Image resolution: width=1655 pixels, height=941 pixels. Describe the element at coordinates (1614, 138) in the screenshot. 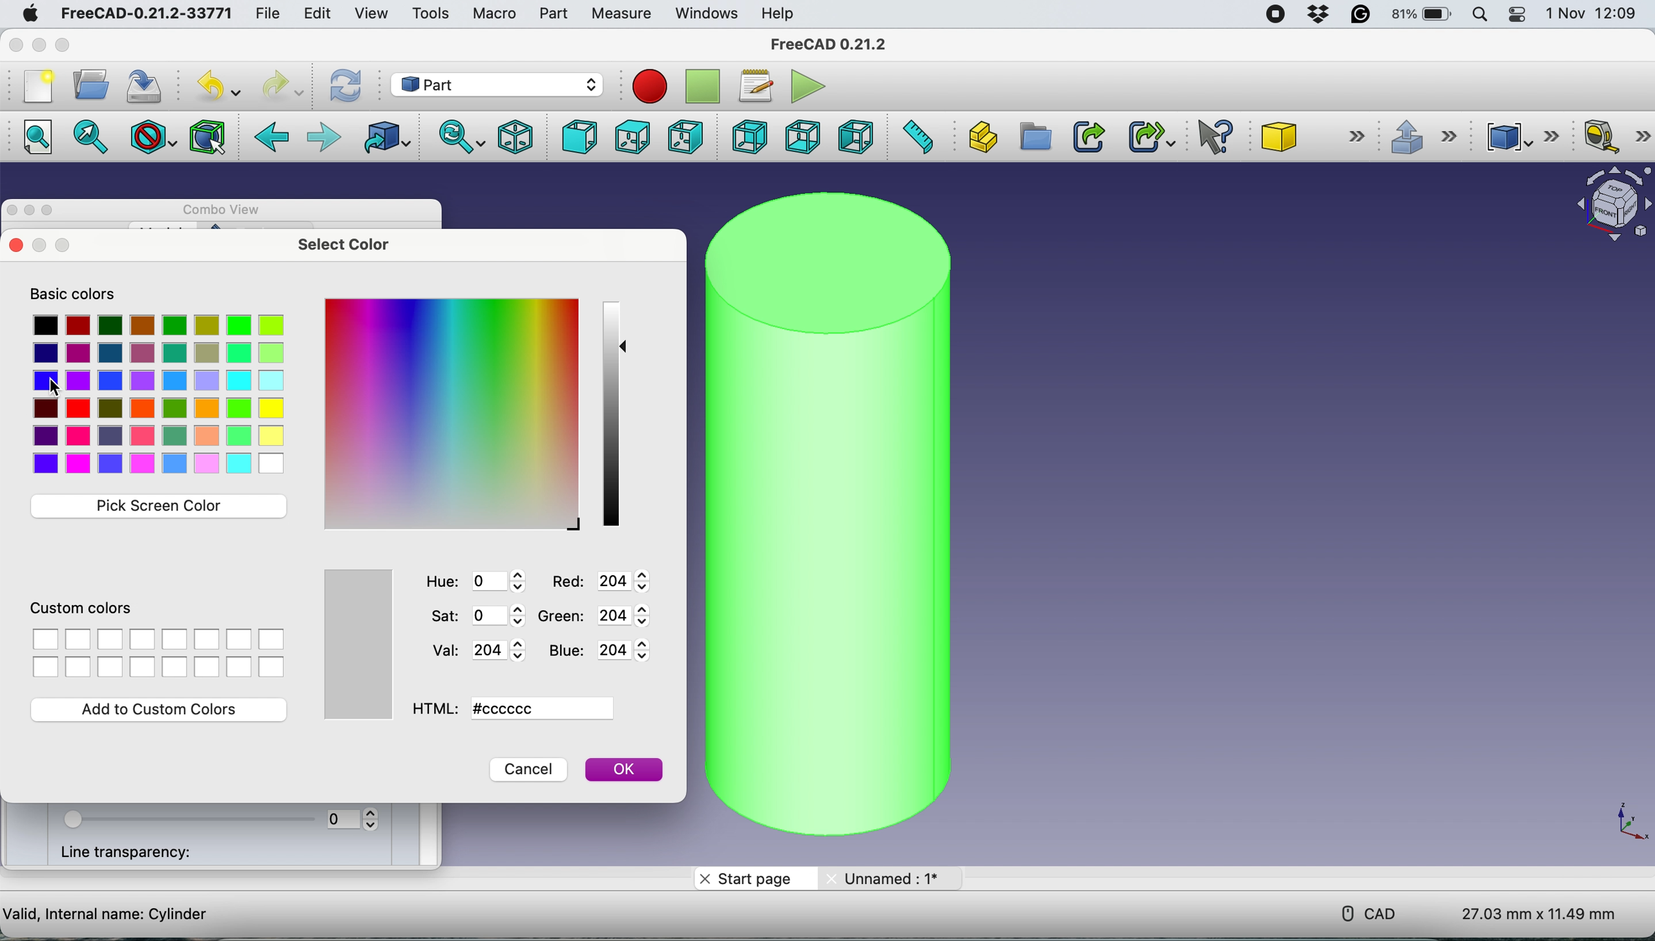

I see `measure linear` at that location.